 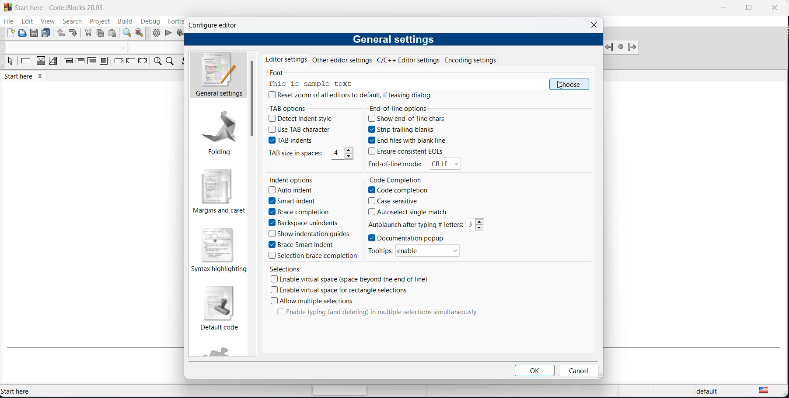 What do you see at coordinates (35, 33) in the screenshot?
I see `save ` at bounding box center [35, 33].